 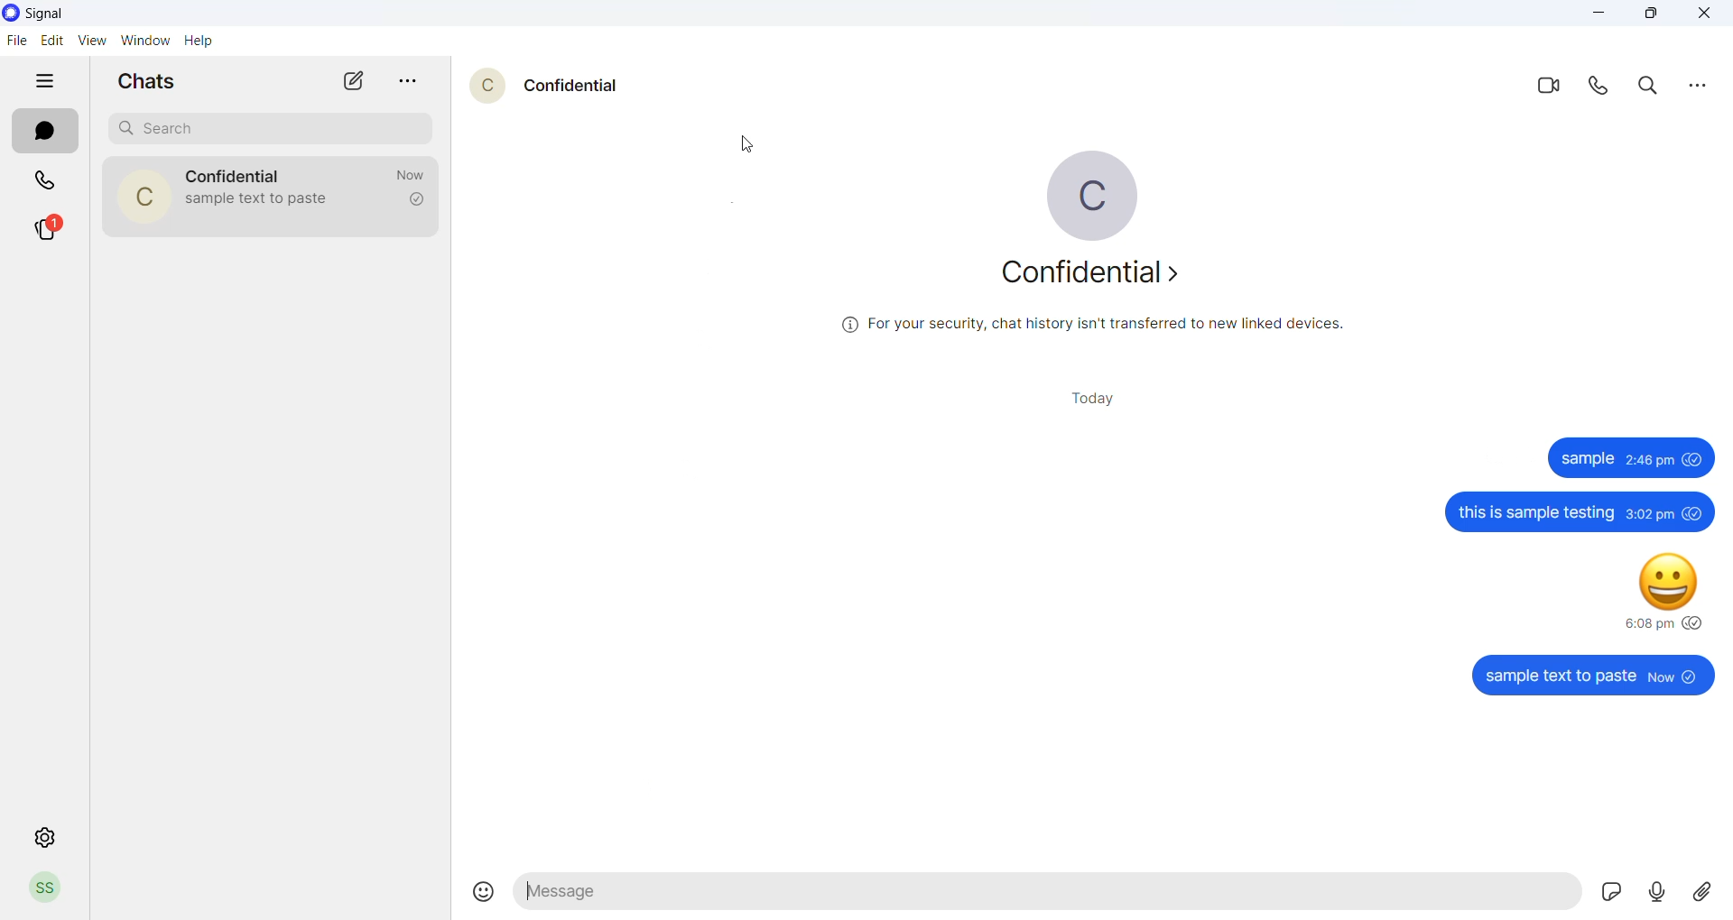 What do you see at coordinates (93, 40) in the screenshot?
I see `view` at bounding box center [93, 40].